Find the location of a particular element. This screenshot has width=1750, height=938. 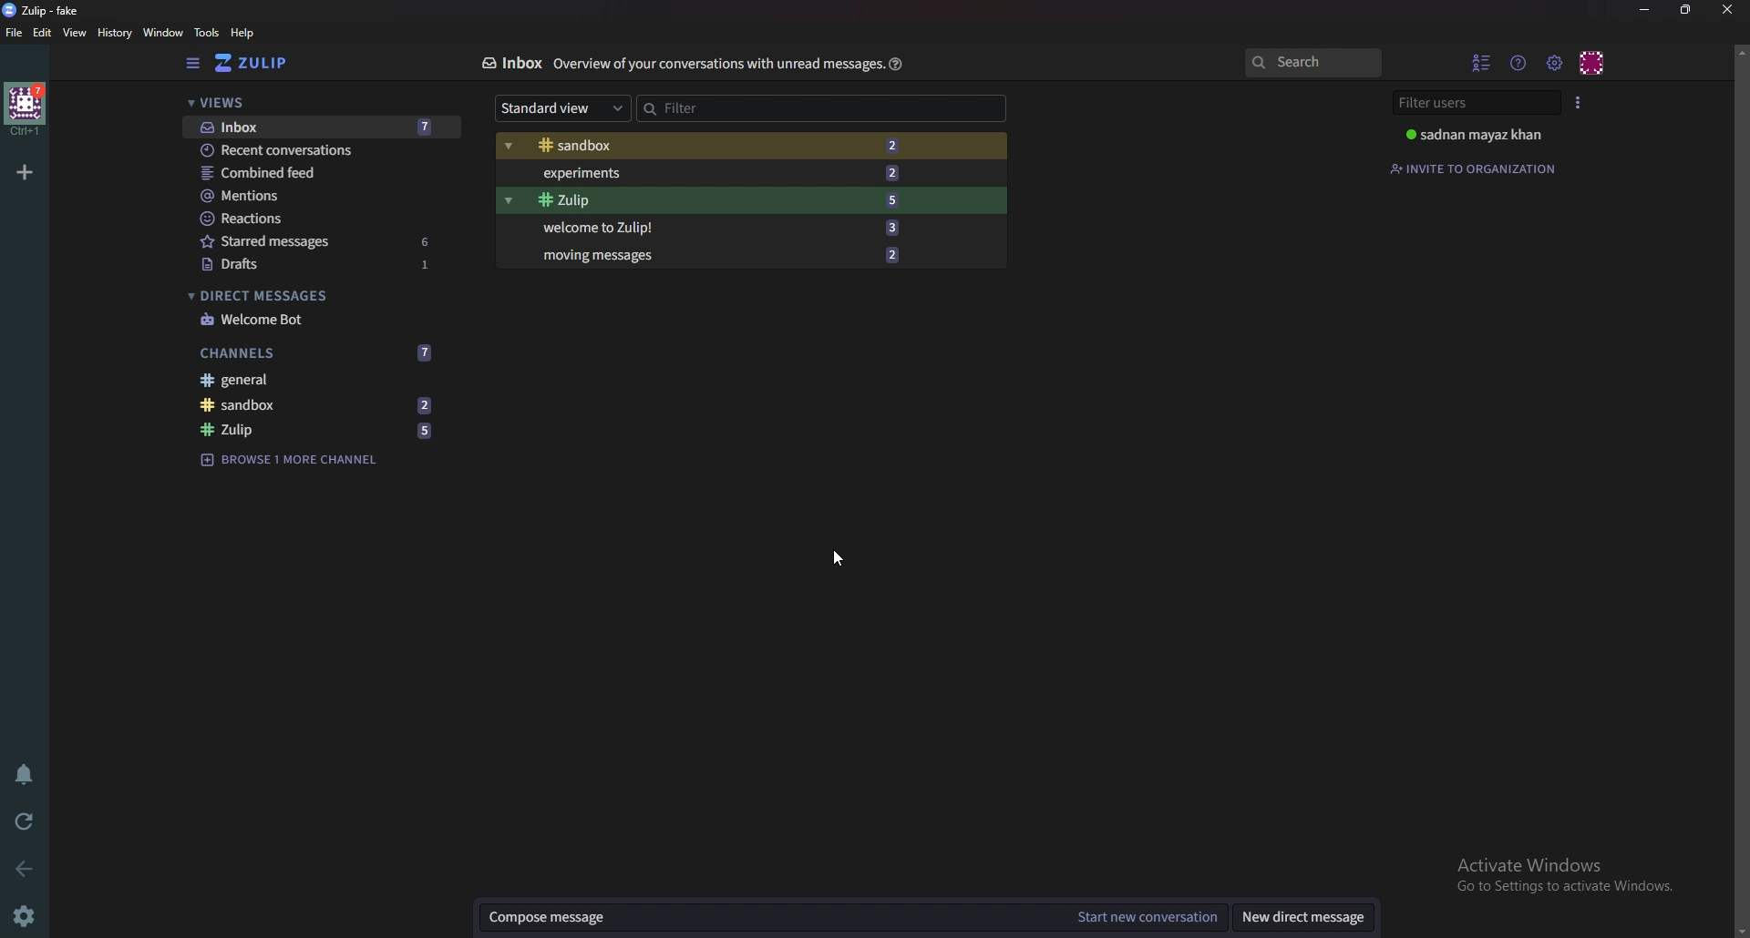

Tools is located at coordinates (207, 32).